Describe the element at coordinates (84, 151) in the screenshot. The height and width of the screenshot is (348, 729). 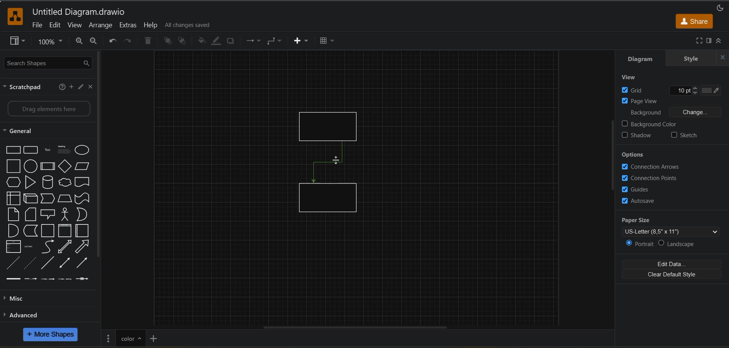
I see `Eclipse` at that location.